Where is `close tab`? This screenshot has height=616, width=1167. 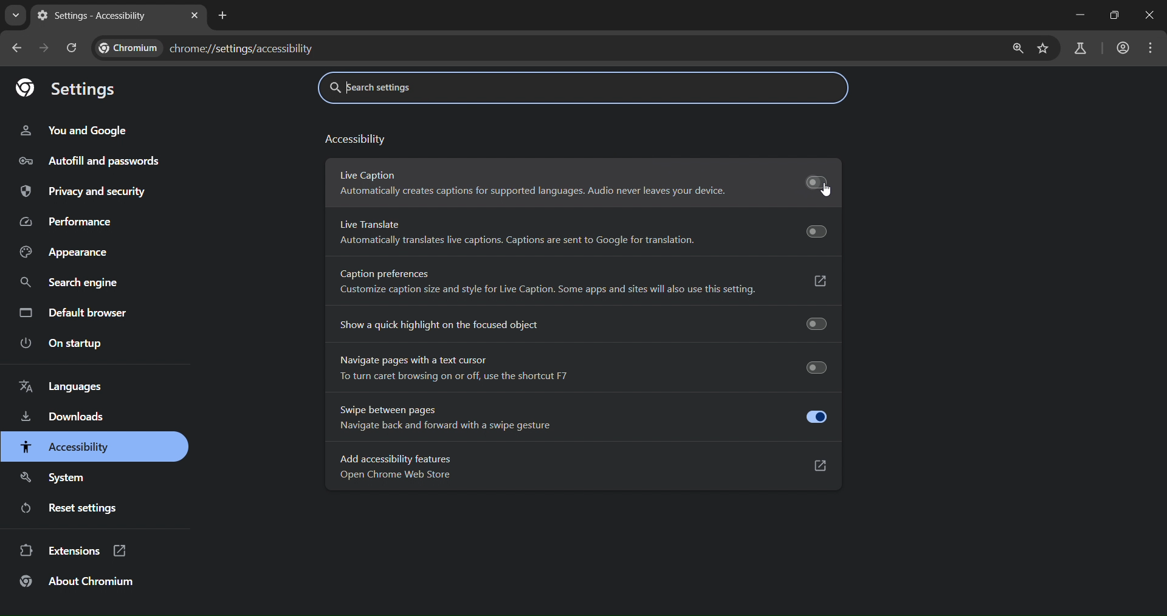
close tab is located at coordinates (196, 18).